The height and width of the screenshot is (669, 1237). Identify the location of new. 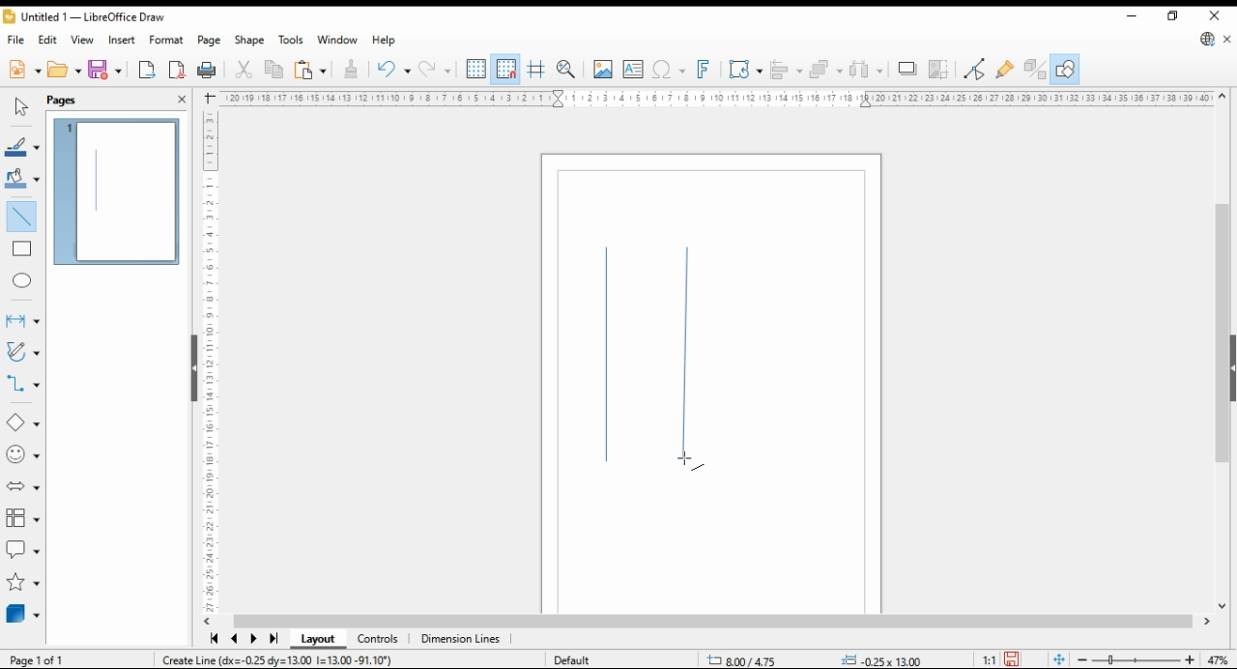
(23, 72).